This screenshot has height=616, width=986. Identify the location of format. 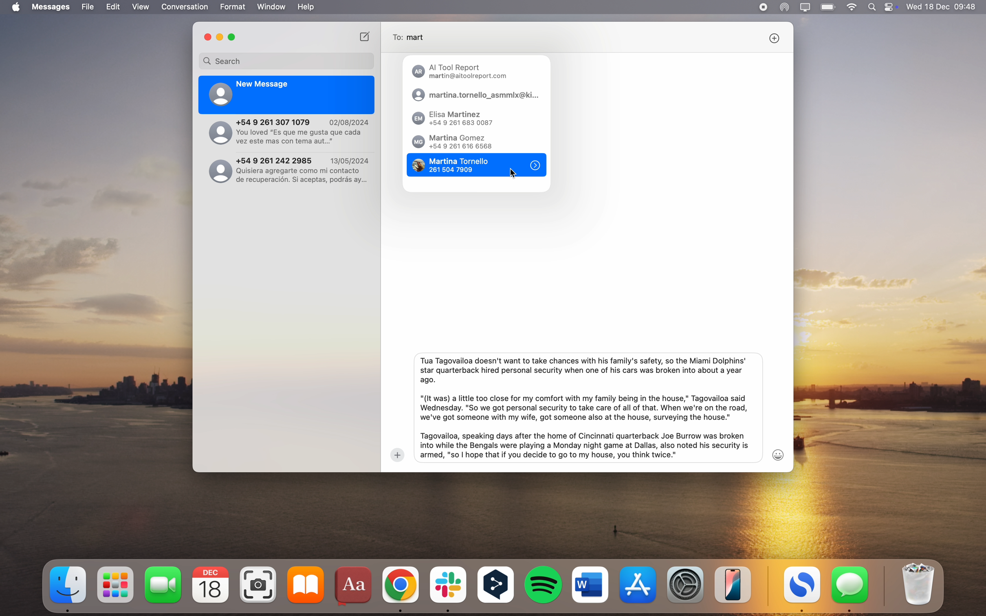
(233, 7).